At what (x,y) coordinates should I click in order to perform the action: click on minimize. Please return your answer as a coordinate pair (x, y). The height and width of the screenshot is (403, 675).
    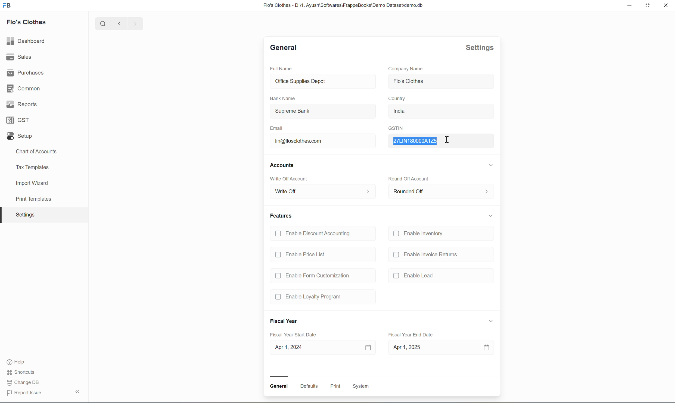
    Looking at the image, I should click on (630, 5).